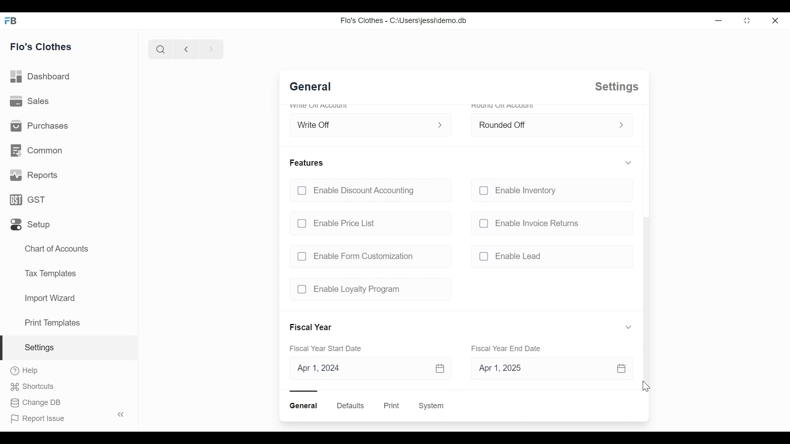 The image size is (790, 444). What do you see at coordinates (13, 20) in the screenshot?
I see `Frappe Books Desktop icon` at bounding box center [13, 20].